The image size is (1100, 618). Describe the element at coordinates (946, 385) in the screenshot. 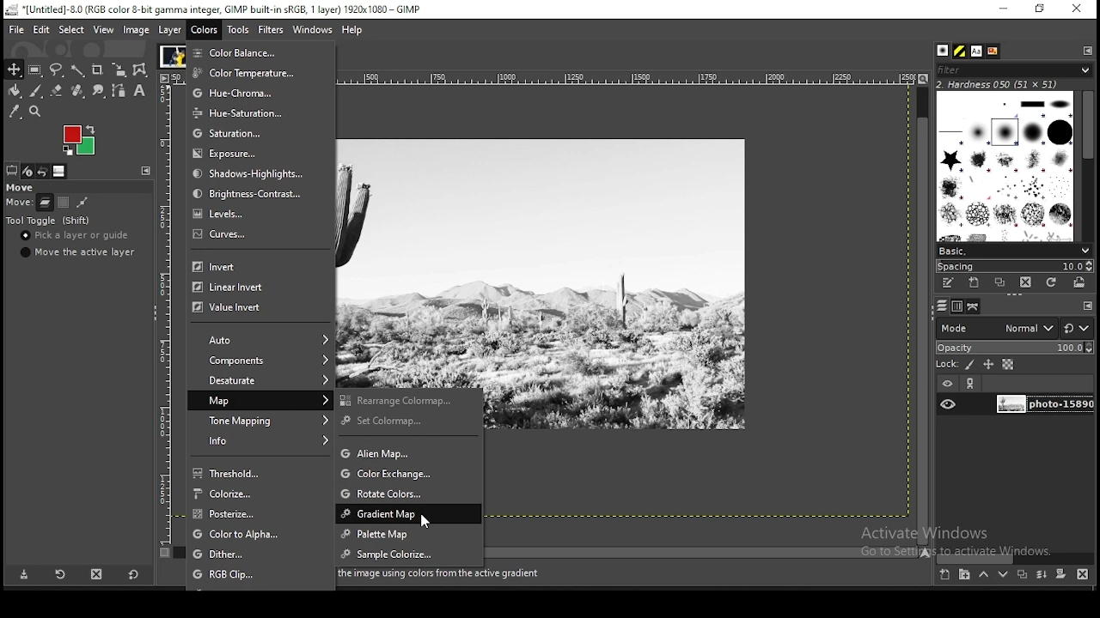

I see `layer visibility` at that location.